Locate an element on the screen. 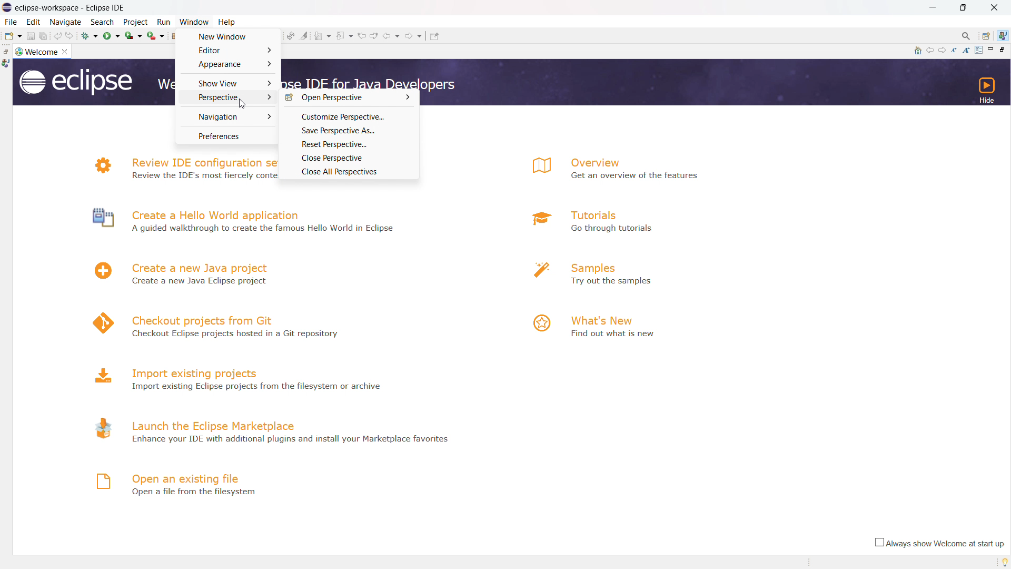  logo is located at coordinates (538, 271).